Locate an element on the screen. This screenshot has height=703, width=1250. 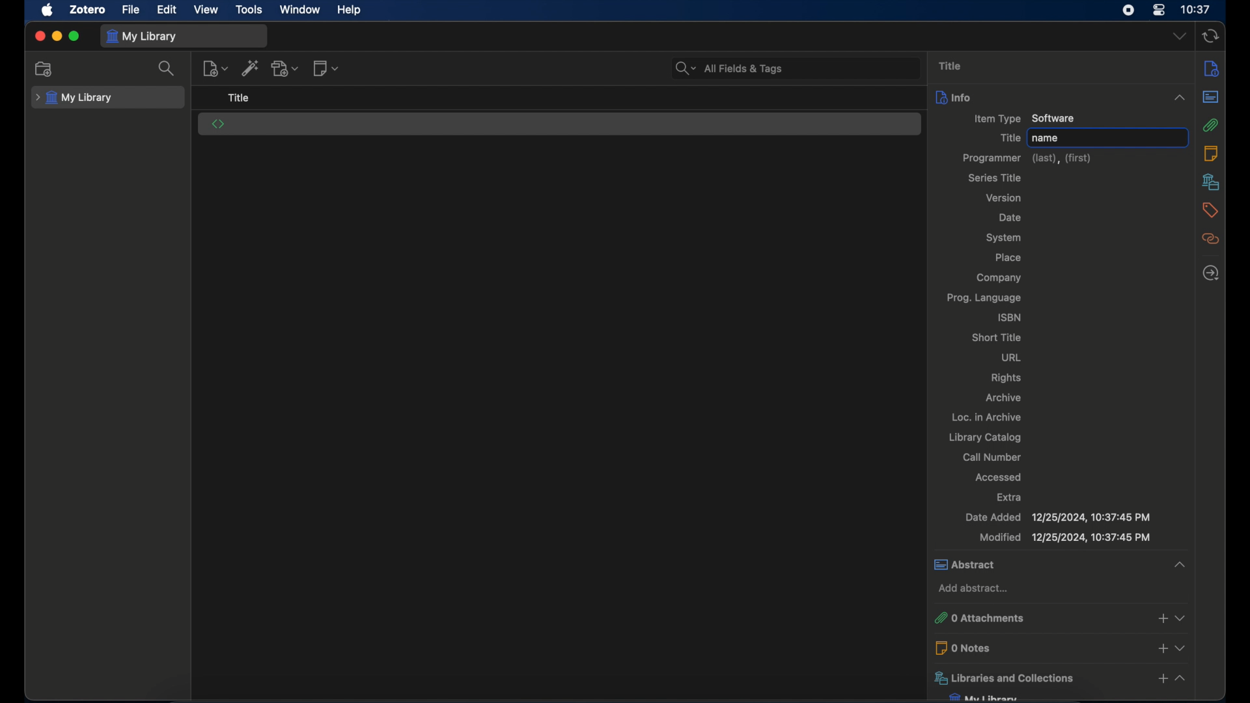
notes is located at coordinates (1210, 152).